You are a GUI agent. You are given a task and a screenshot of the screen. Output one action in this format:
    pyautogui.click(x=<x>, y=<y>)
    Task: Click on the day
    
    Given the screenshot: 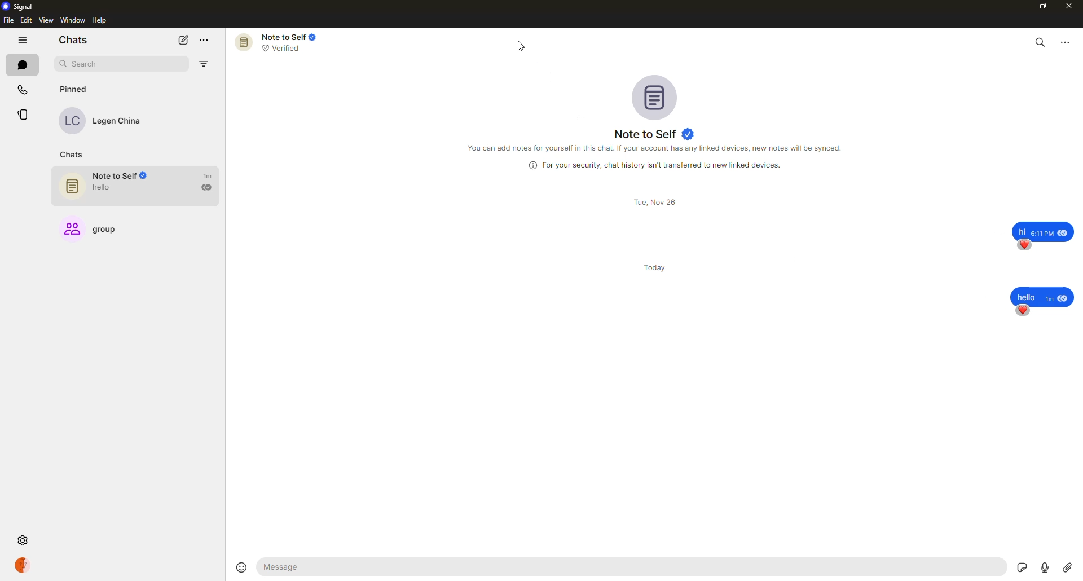 What is the action you would take?
    pyautogui.click(x=657, y=202)
    